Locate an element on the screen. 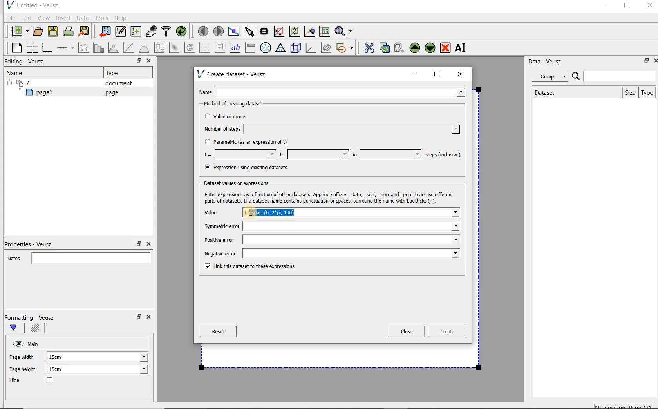 The image size is (658, 409). Positive error is located at coordinates (329, 240).